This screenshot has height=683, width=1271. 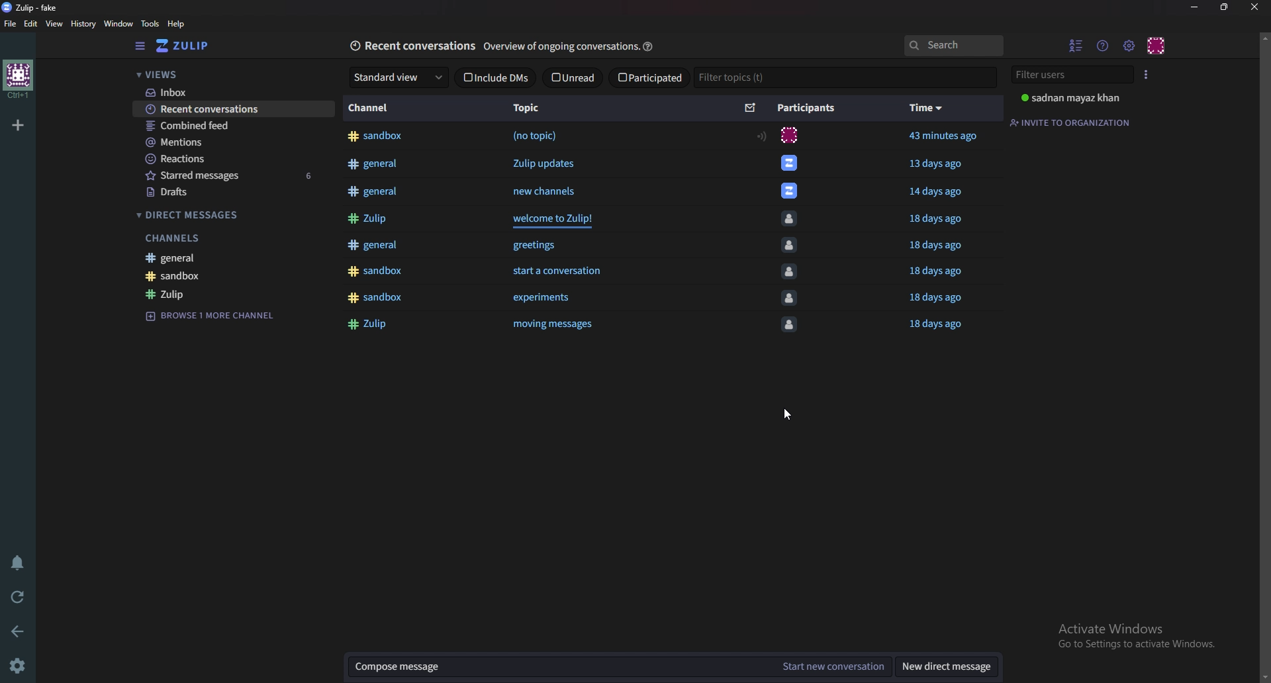 What do you see at coordinates (936, 219) in the screenshot?
I see `18 days ago` at bounding box center [936, 219].